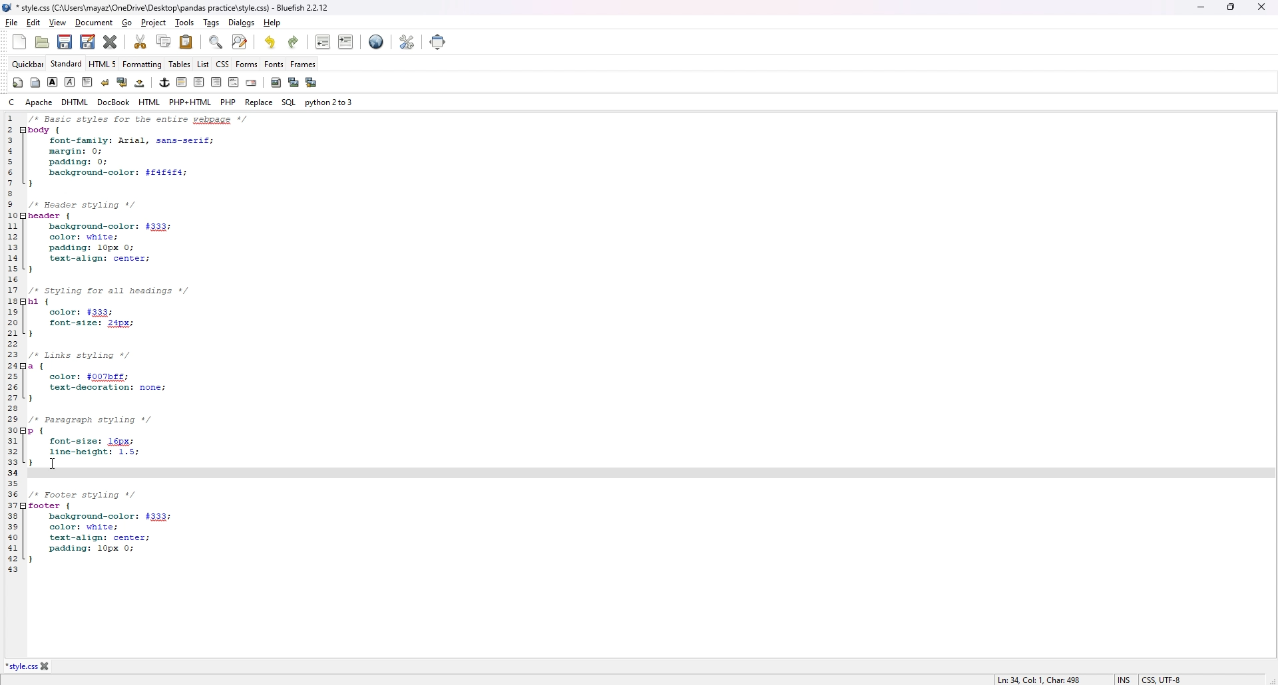 The height and width of the screenshot is (685, 1278). What do you see at coordinates (375, 43) in the screenshot?
I see `preview in browser` at bounding box center [375, 43].